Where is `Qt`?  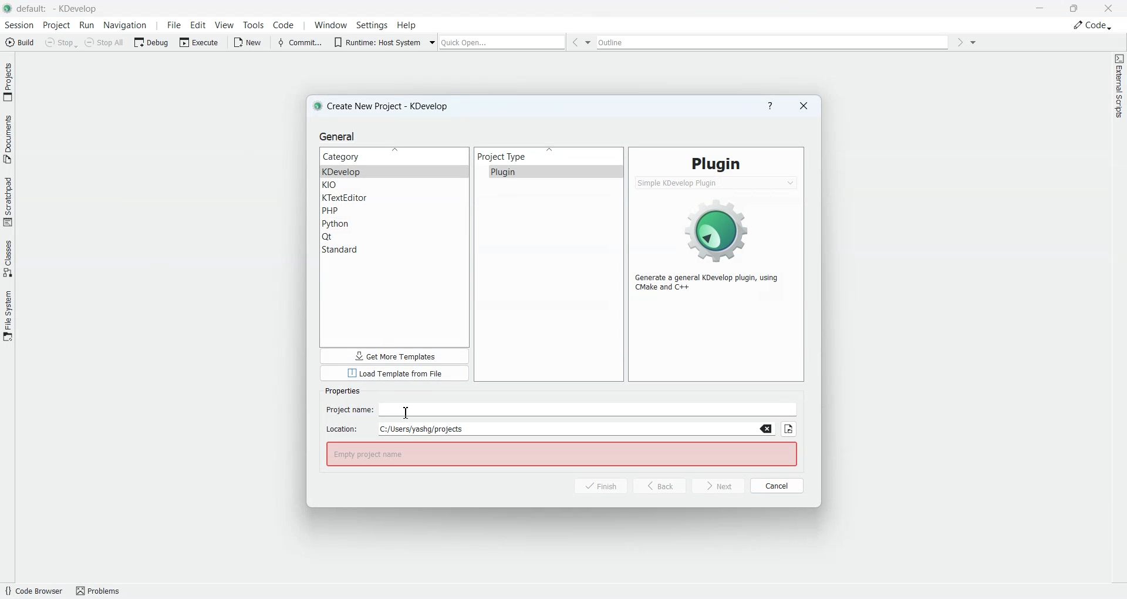
Qt is located at coordinates (395, 237).